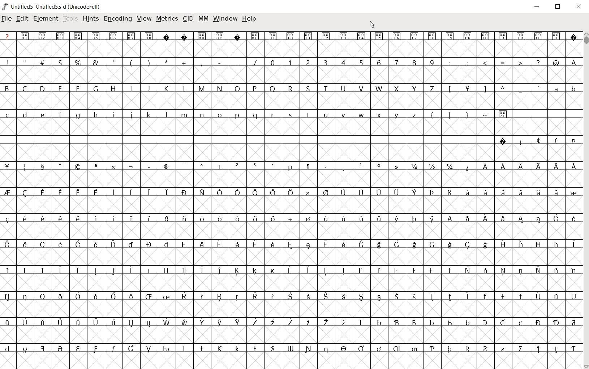  Describe the element at coordinates (254, 89) in the screenshot. I see `P` at that location.